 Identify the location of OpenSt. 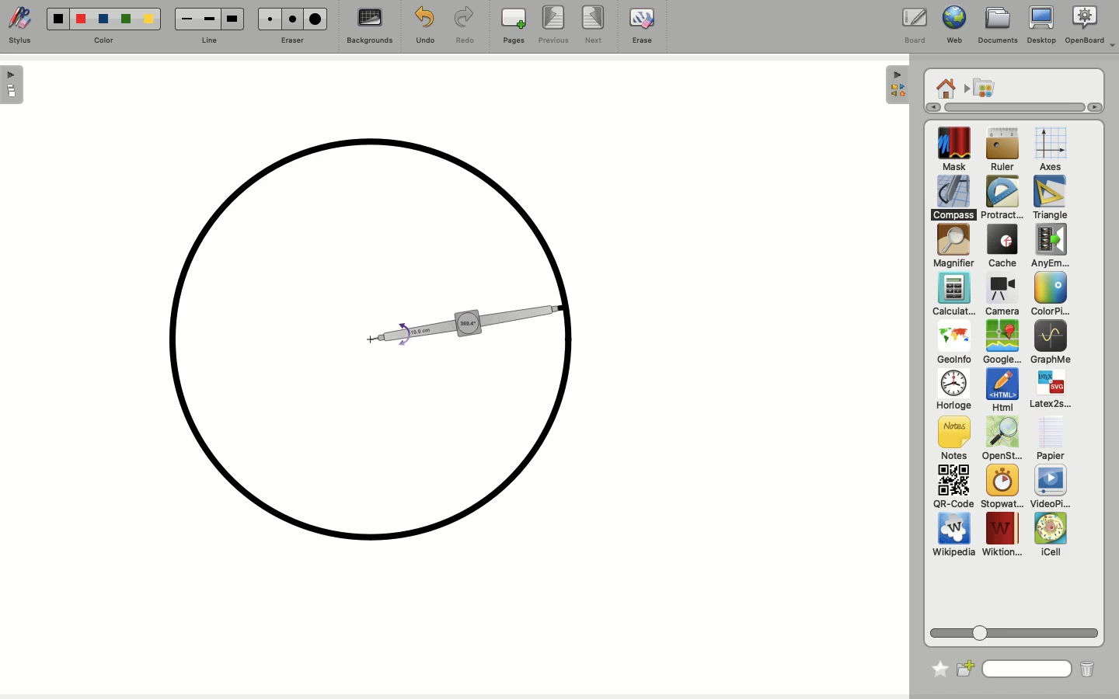
(998, 440).